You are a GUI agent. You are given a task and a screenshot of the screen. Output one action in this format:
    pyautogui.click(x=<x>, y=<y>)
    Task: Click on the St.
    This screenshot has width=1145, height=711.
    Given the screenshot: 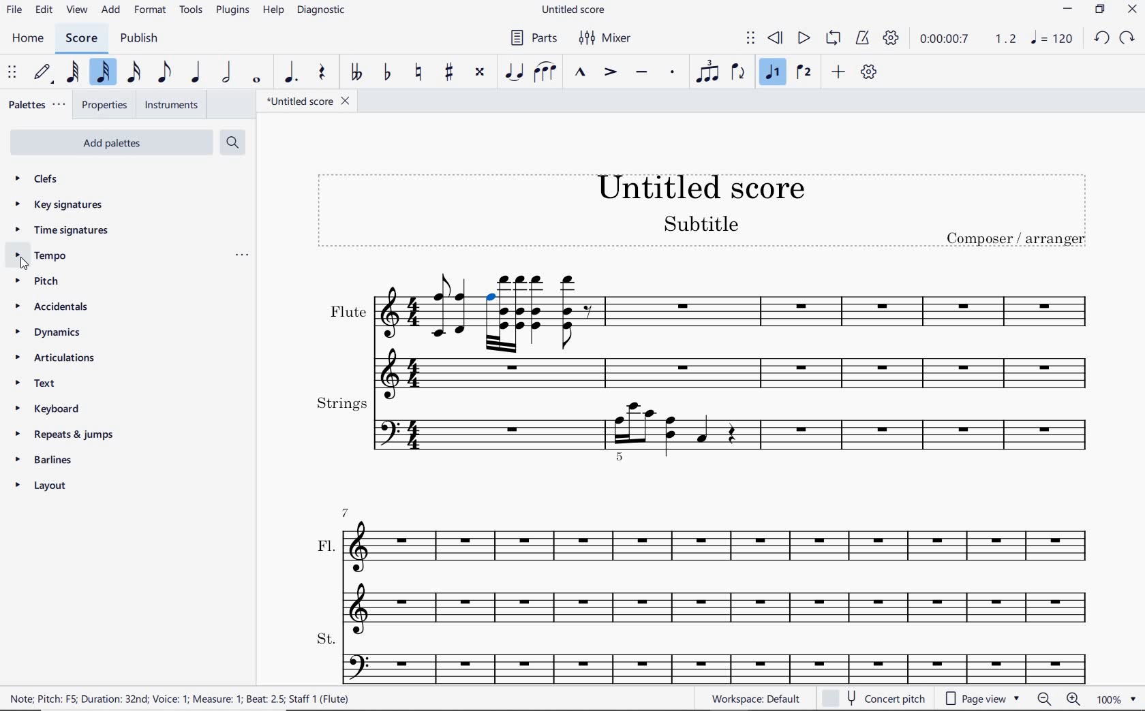 What is the action you would take?
    pyautogui.click(x=716, y=655)
    